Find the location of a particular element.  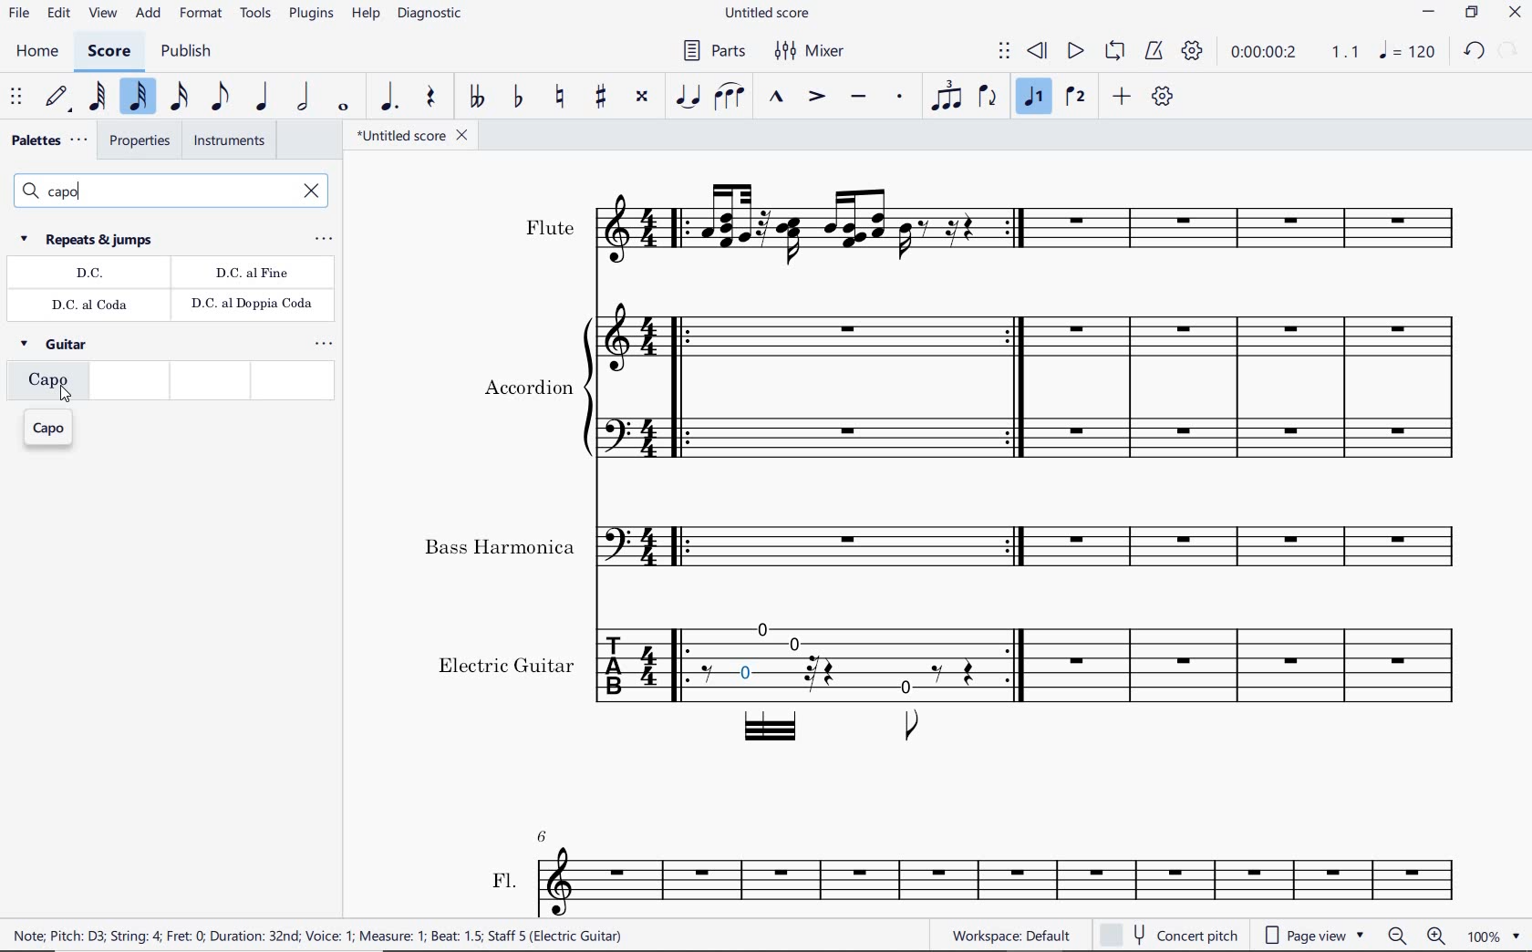

16th note is located at coordinates (180, 95).